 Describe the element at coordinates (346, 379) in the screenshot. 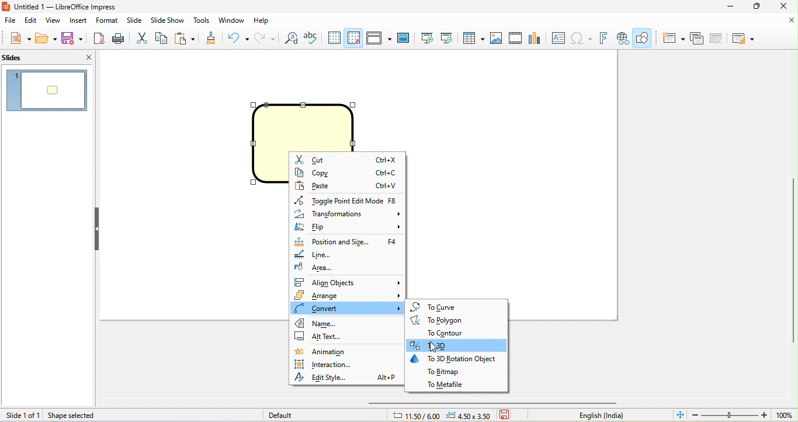

I see `edit style` at that location.